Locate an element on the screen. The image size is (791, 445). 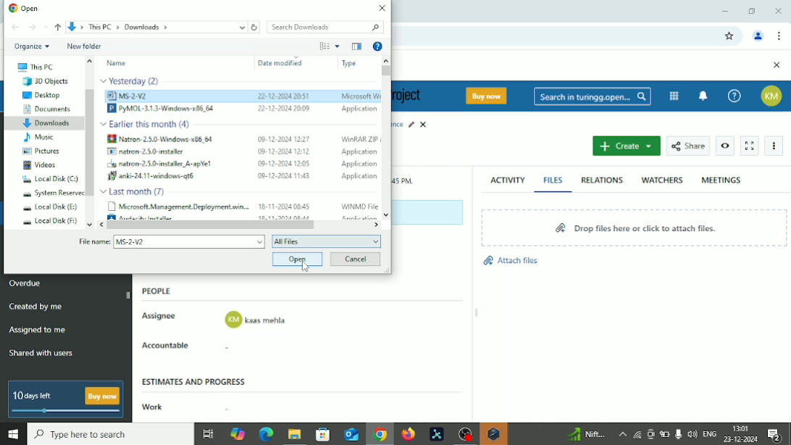
Mic is located at coordinates (678, 433).